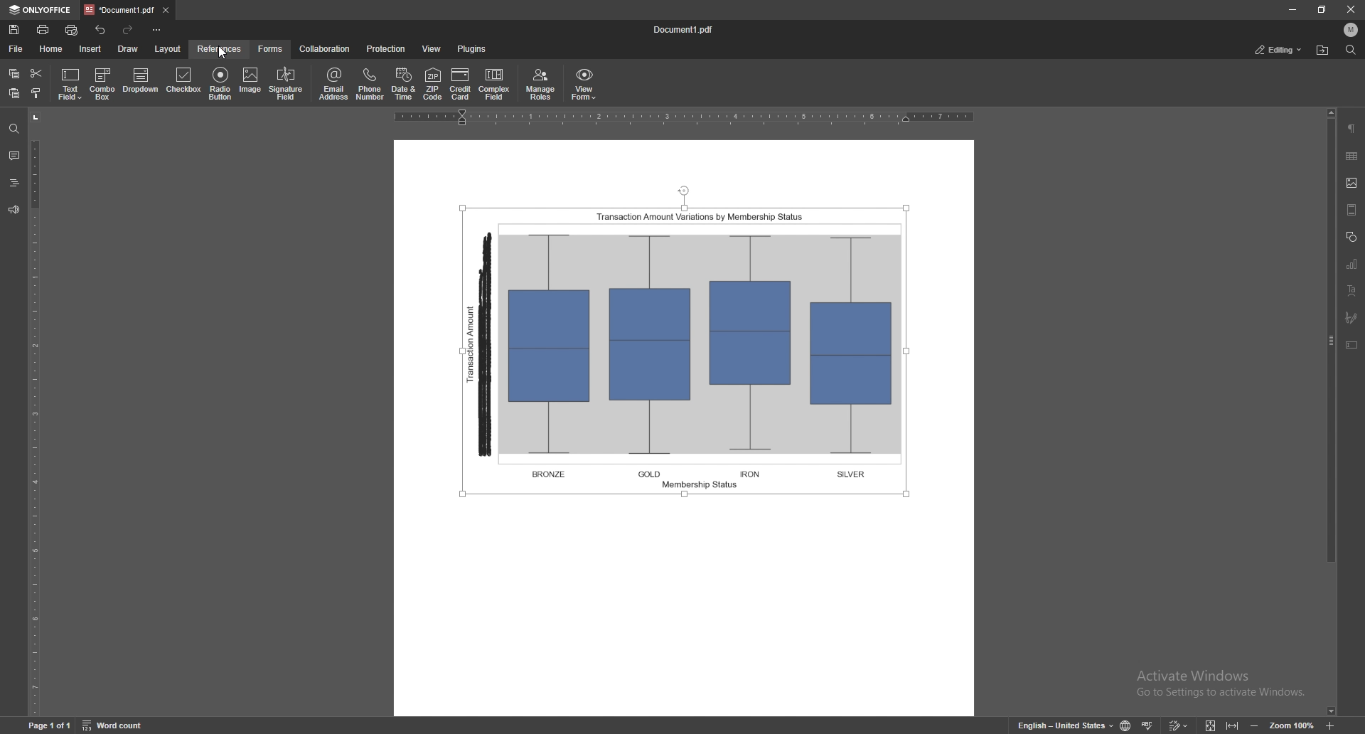 The height and width of the screenshot is (734, 1365). Describe the element at coordinates (1064, 723) in the screenshot. I see `change text language` at that location.